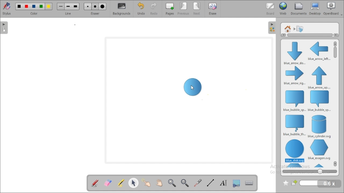  What do you see at coordinates (319, 51) in the screenshot?
I see `blue arrow left` at bounding box center [319, 51].